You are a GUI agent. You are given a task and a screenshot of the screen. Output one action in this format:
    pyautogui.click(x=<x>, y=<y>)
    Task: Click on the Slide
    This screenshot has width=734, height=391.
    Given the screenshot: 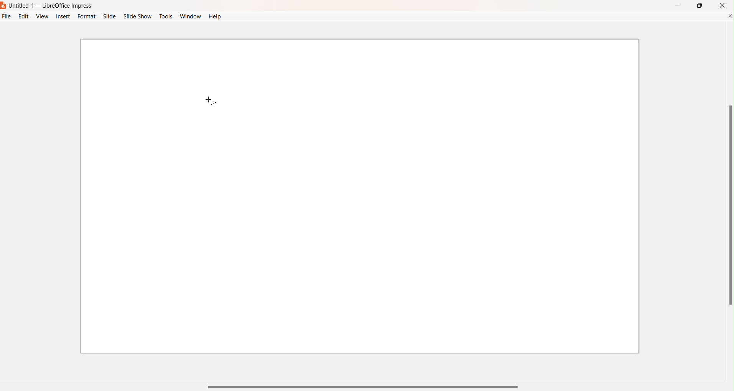 What is the action you would take?
    pyautogui.click(x=110, y=16)
    